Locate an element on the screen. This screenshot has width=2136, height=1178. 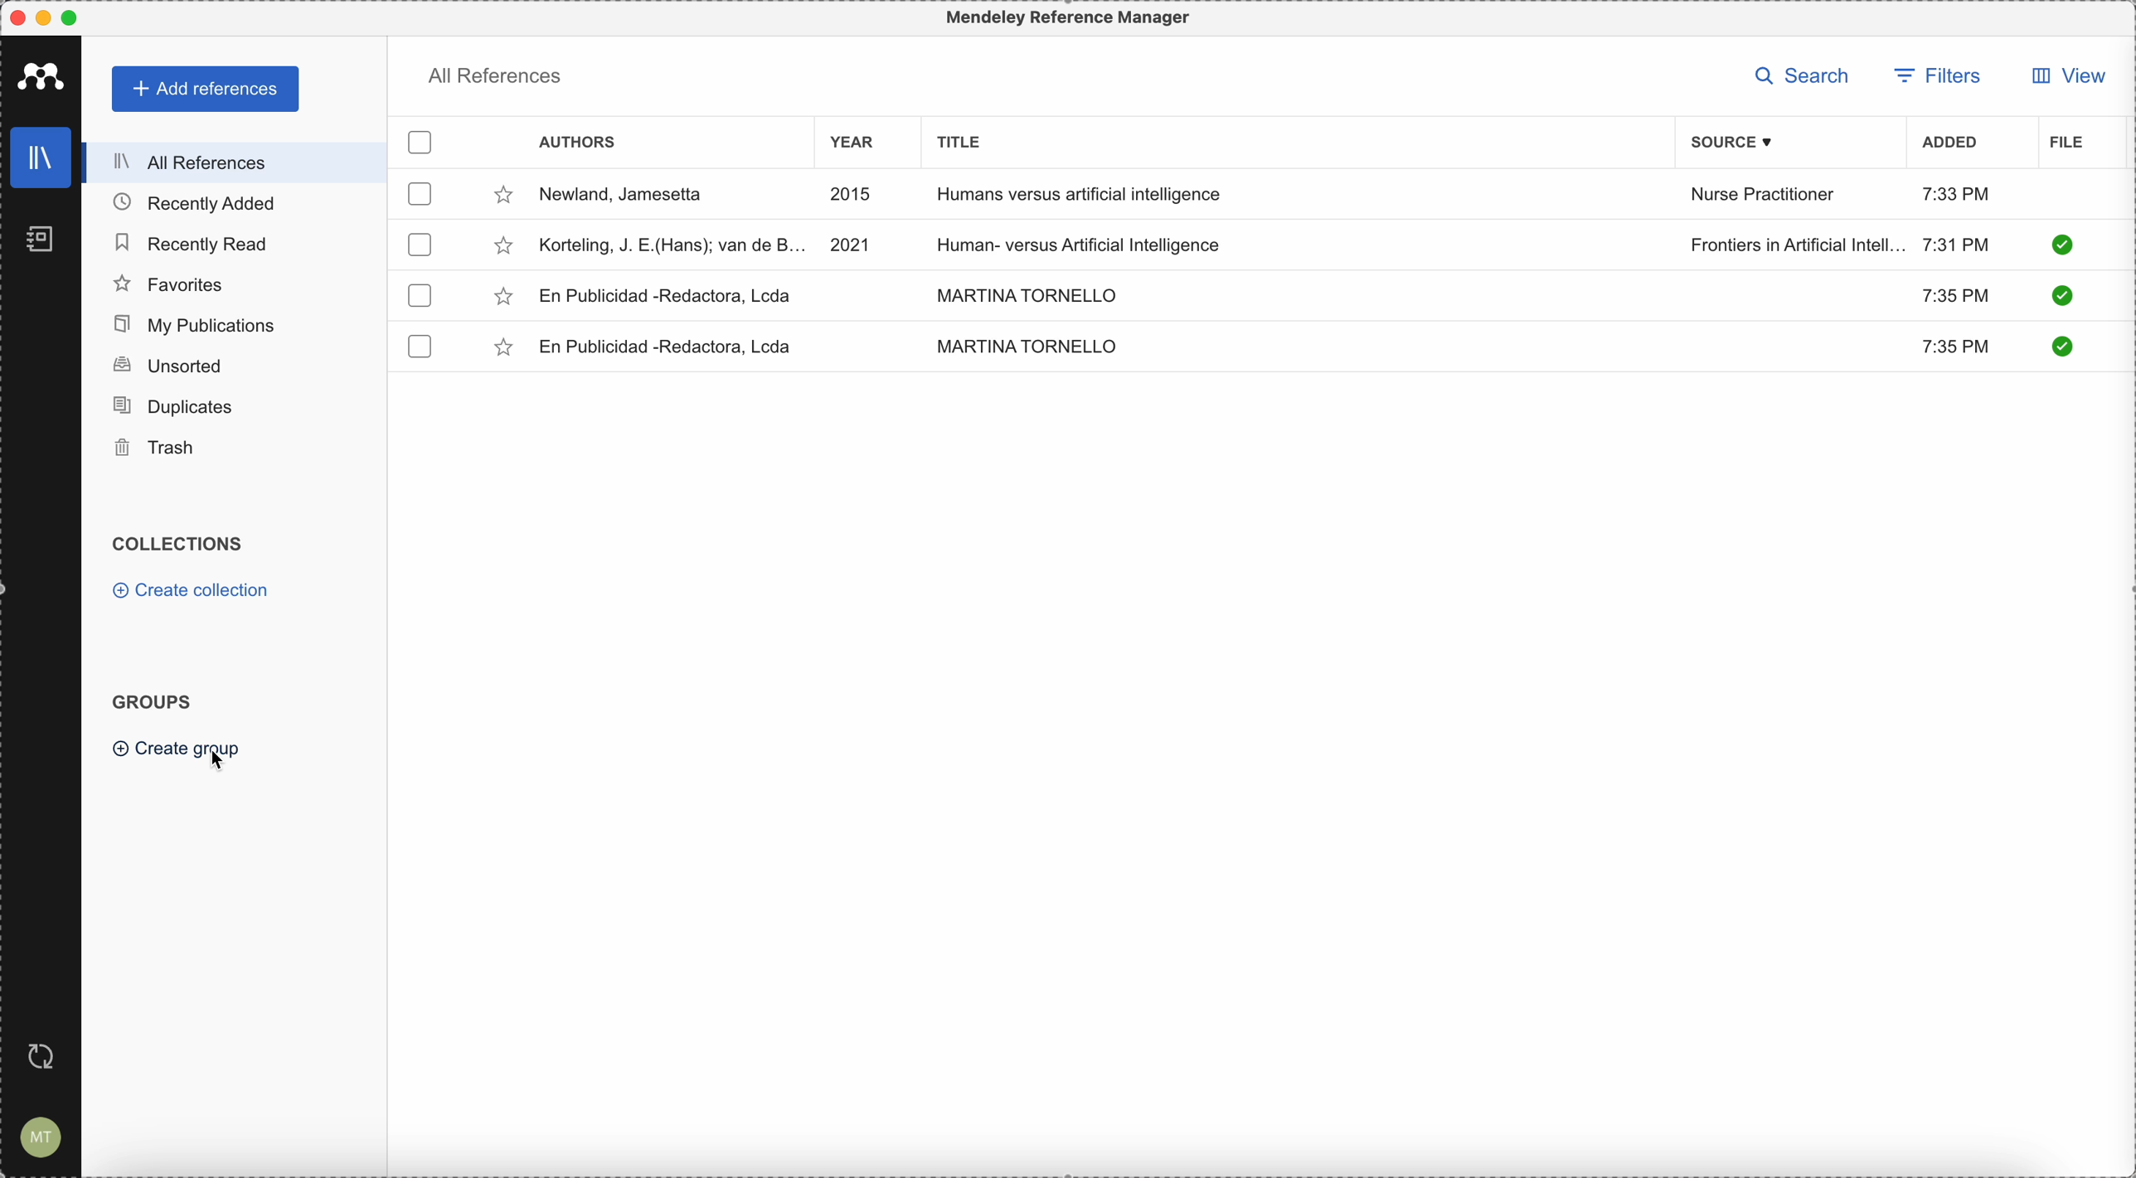
favorite is located at coordinates (503, 198).